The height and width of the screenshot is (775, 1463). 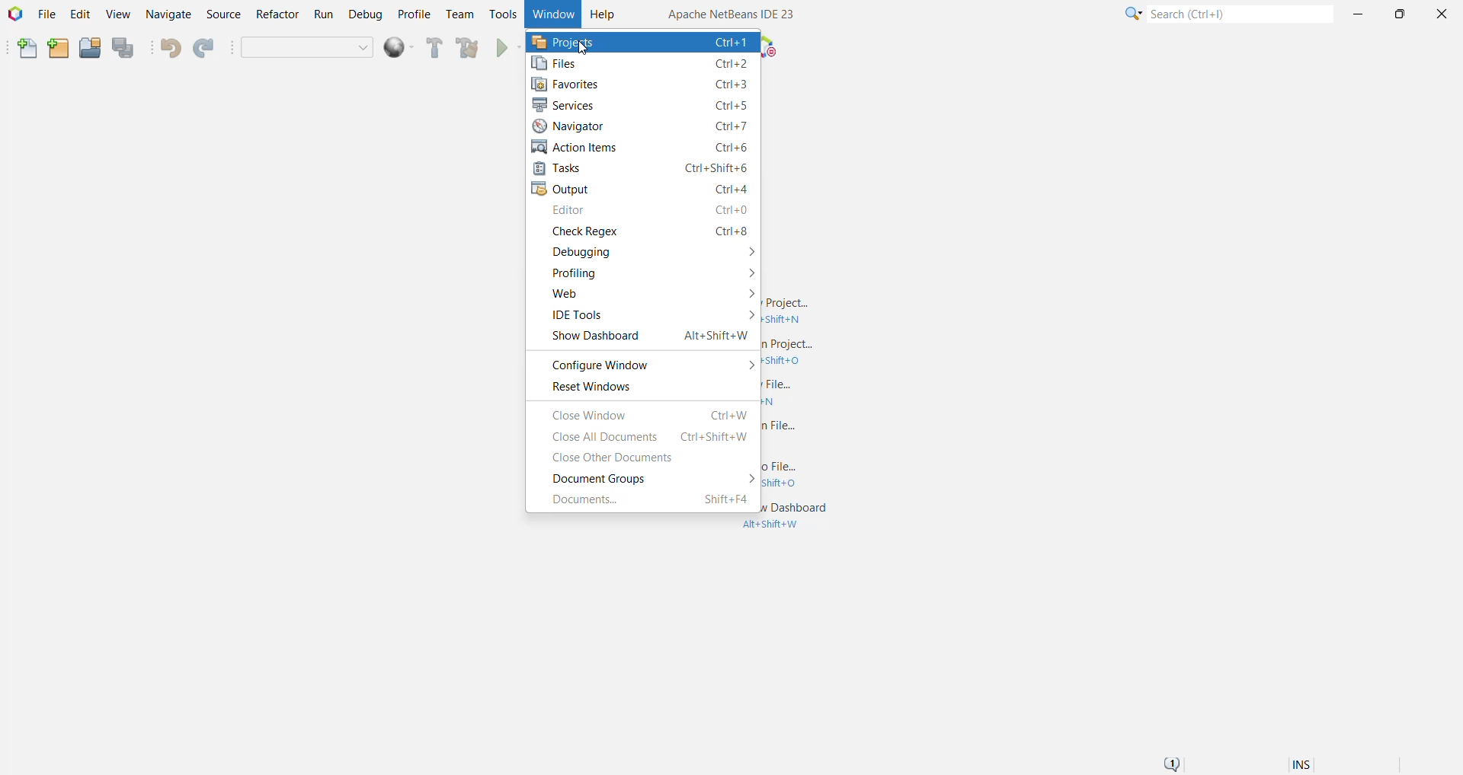 What do you see at coordinates (1129, 16) in the screenshot?
I see `Click for Category Selection` at bounding box center [1129, 16].